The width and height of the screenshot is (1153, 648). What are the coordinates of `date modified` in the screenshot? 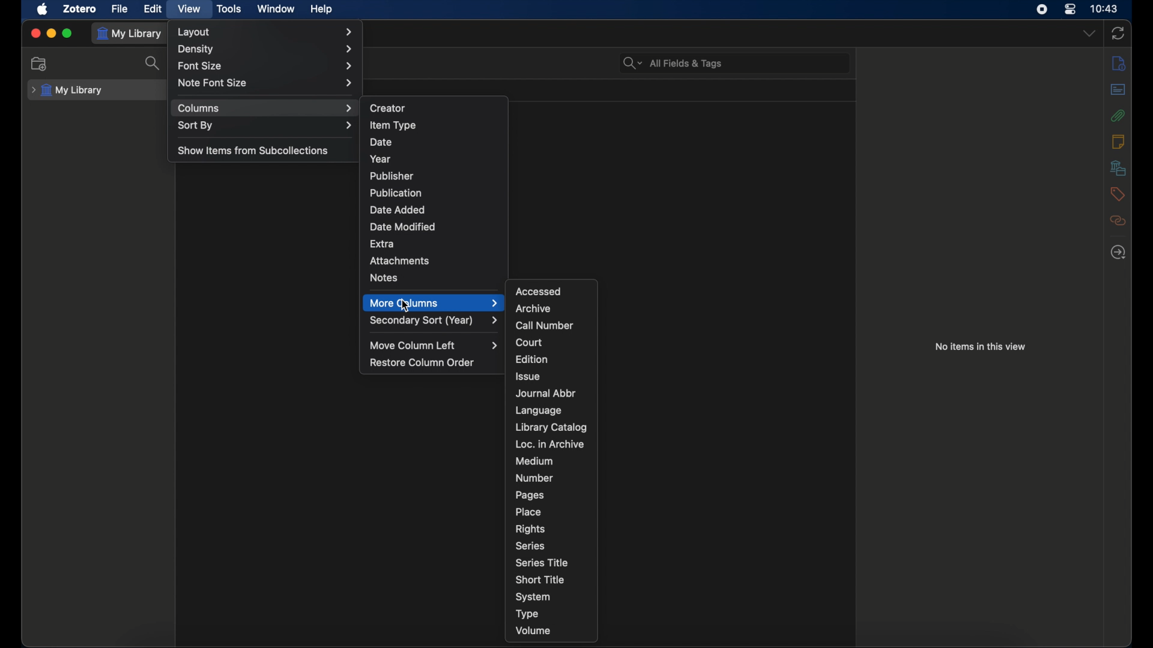 It's located at (402, 226).